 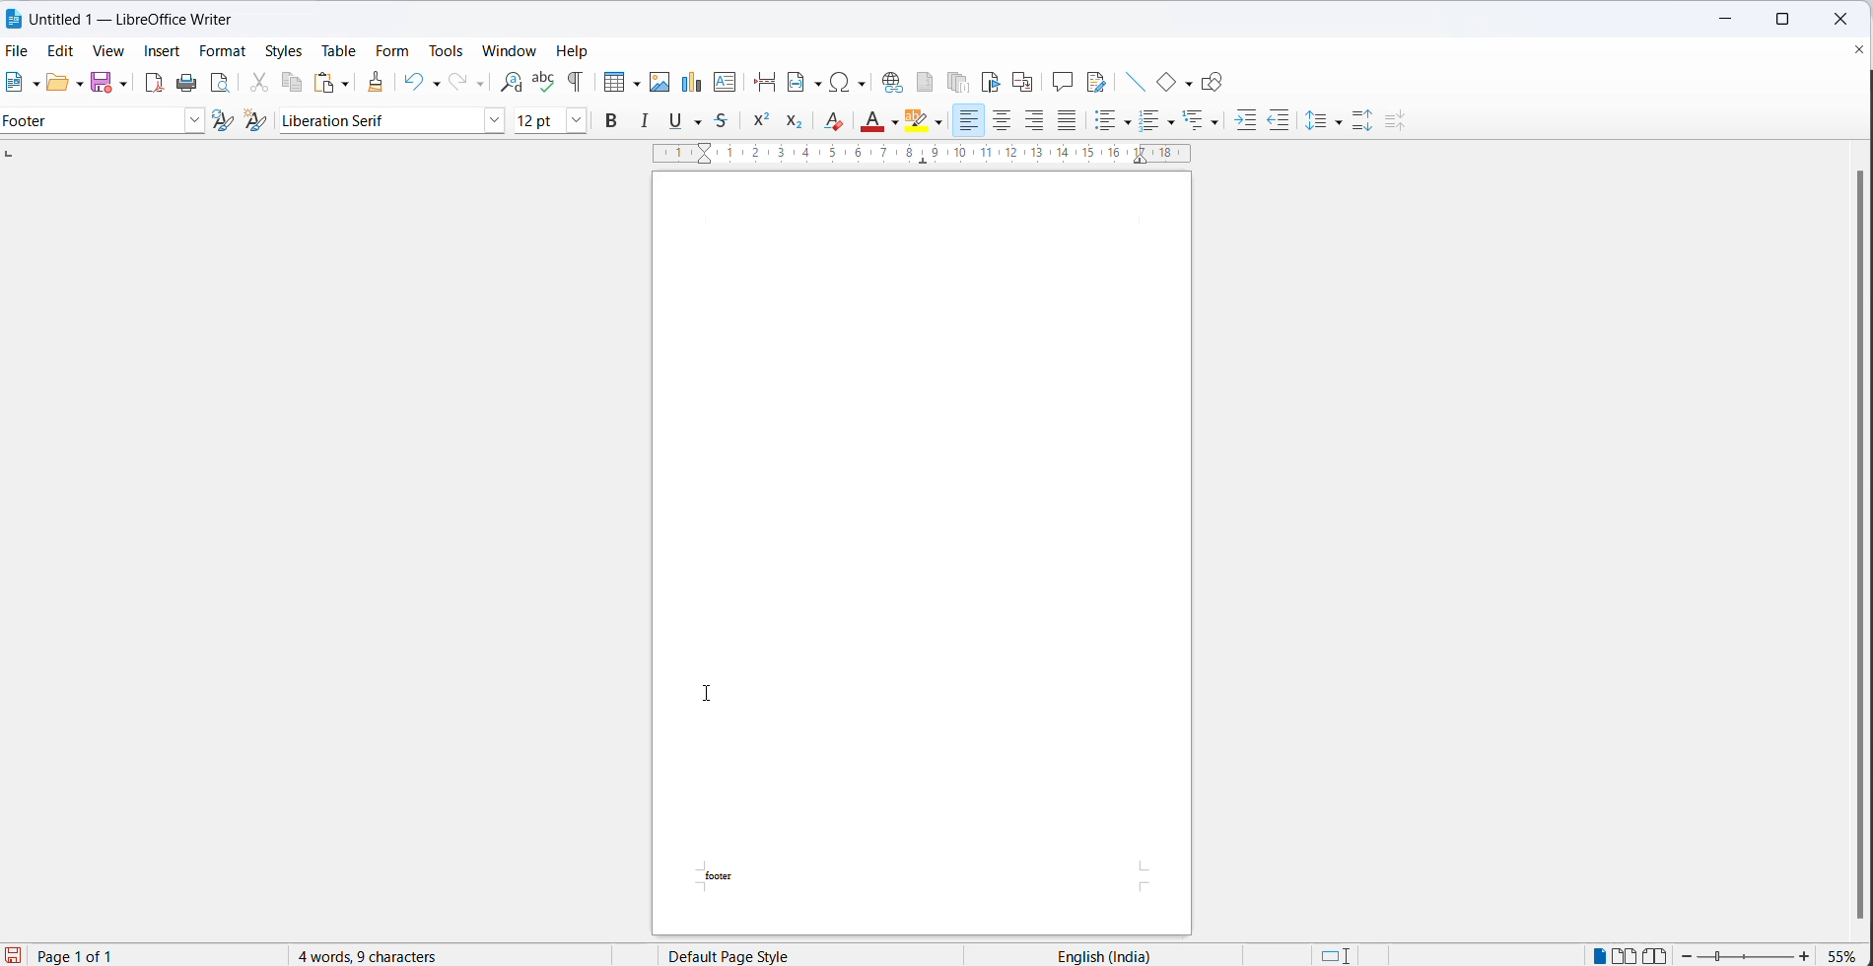 What do you see at coordinates (1132, 79) in the screenshot?
I see `insert line` at bounding box center [1132, 79].